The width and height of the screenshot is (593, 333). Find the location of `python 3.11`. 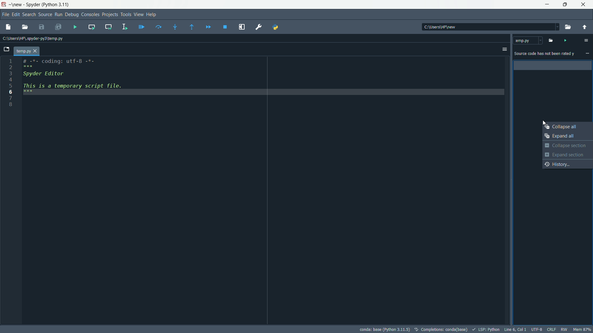

python 3.11 is located at coordinates (56, 5).